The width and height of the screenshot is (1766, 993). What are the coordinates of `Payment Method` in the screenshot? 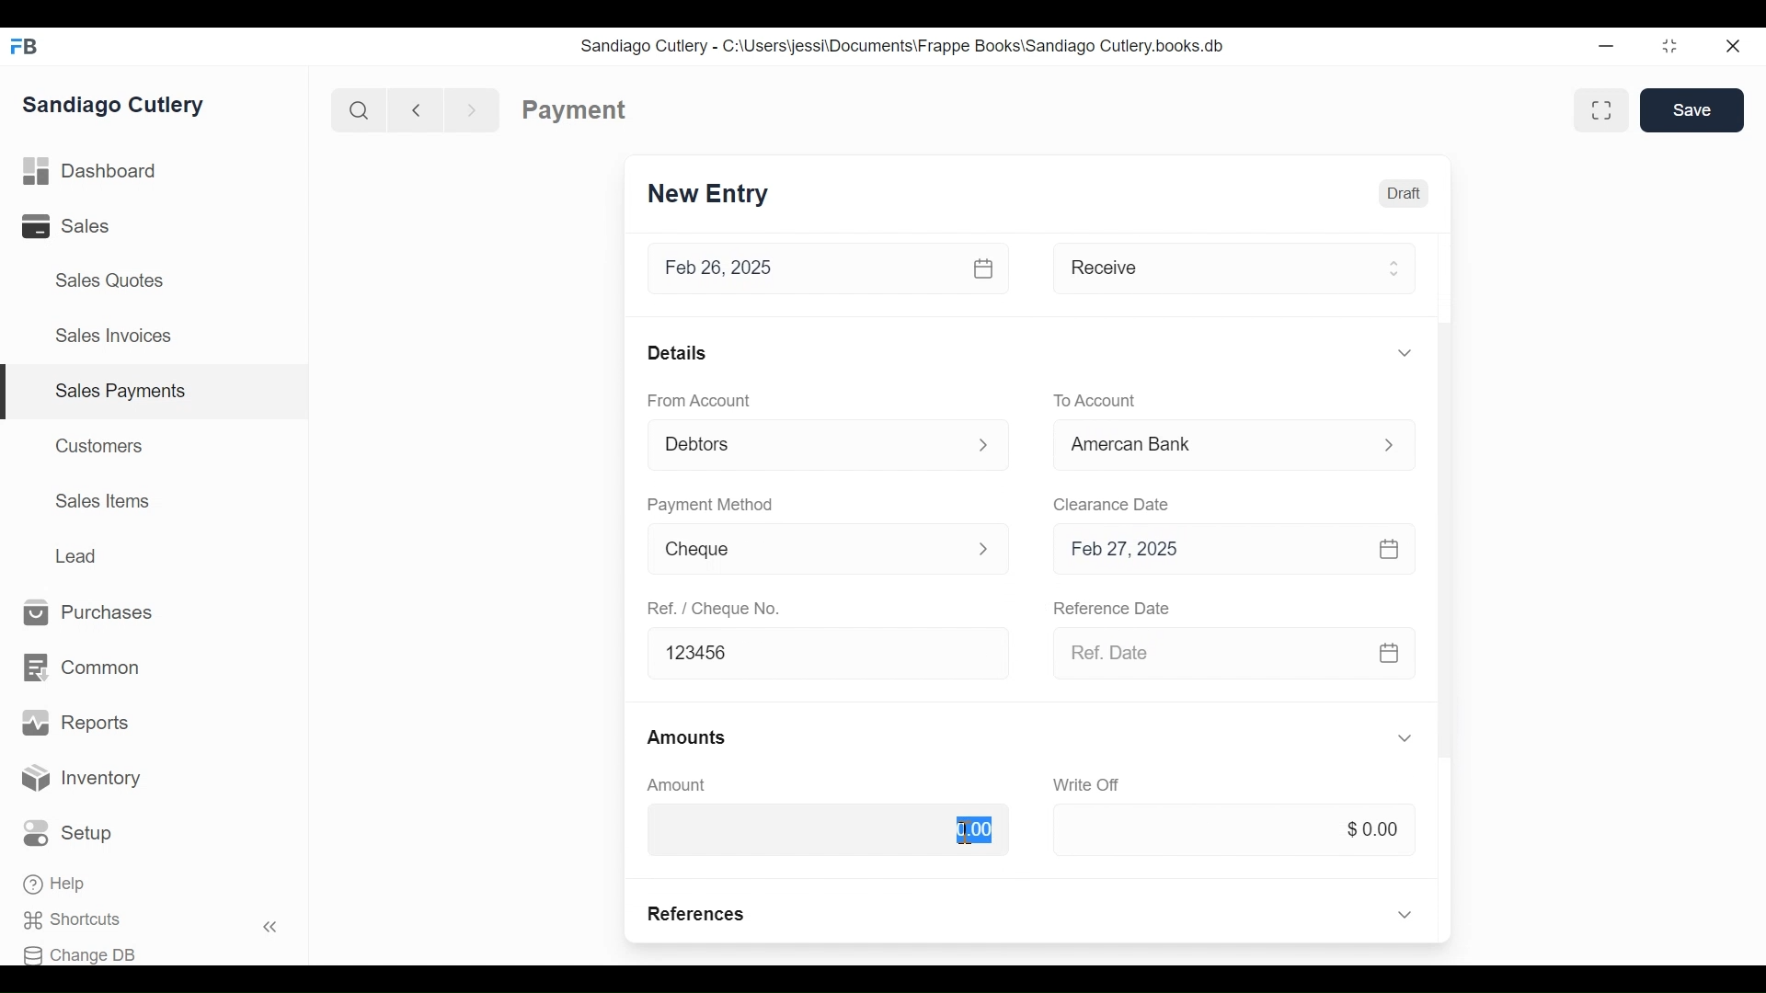 It's located at (709, 503).